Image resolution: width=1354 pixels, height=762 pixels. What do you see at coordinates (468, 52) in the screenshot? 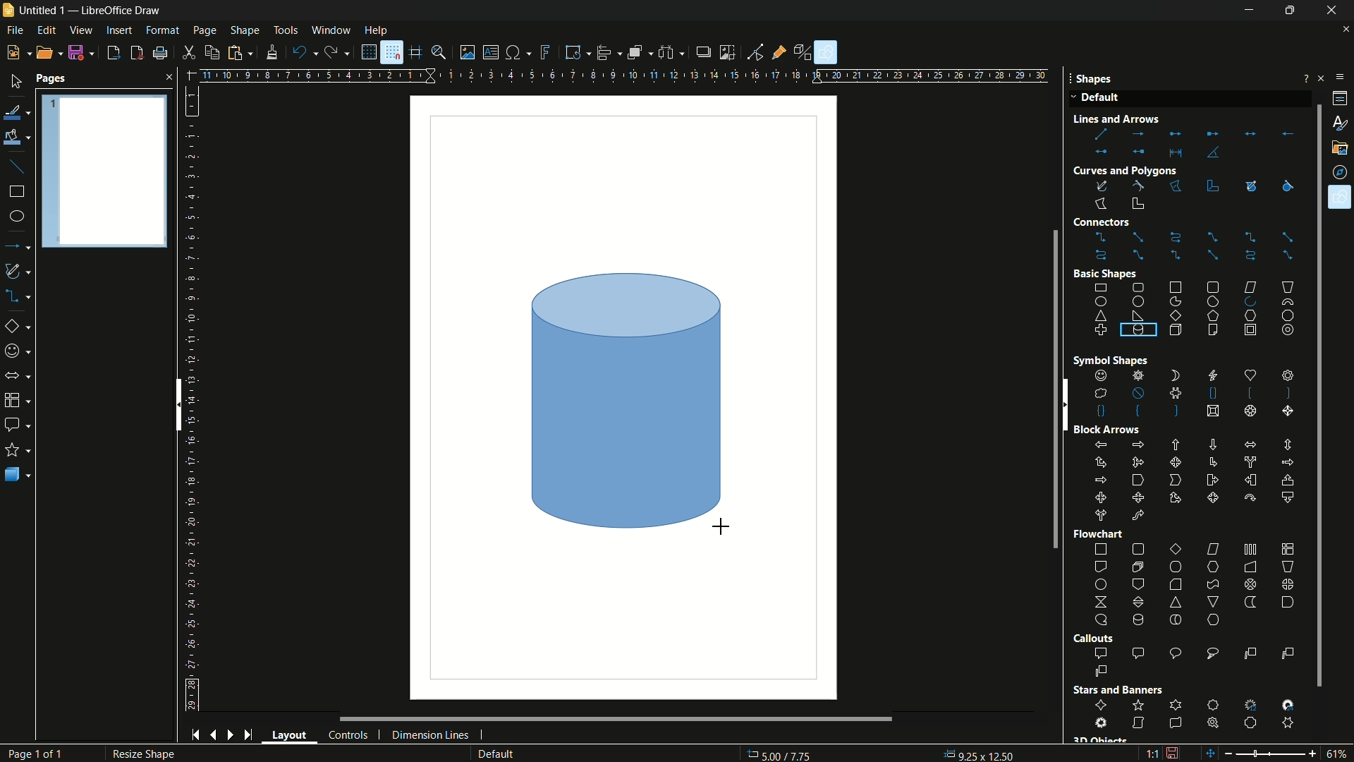
I see `insert image` at bounding box center [468, 52].